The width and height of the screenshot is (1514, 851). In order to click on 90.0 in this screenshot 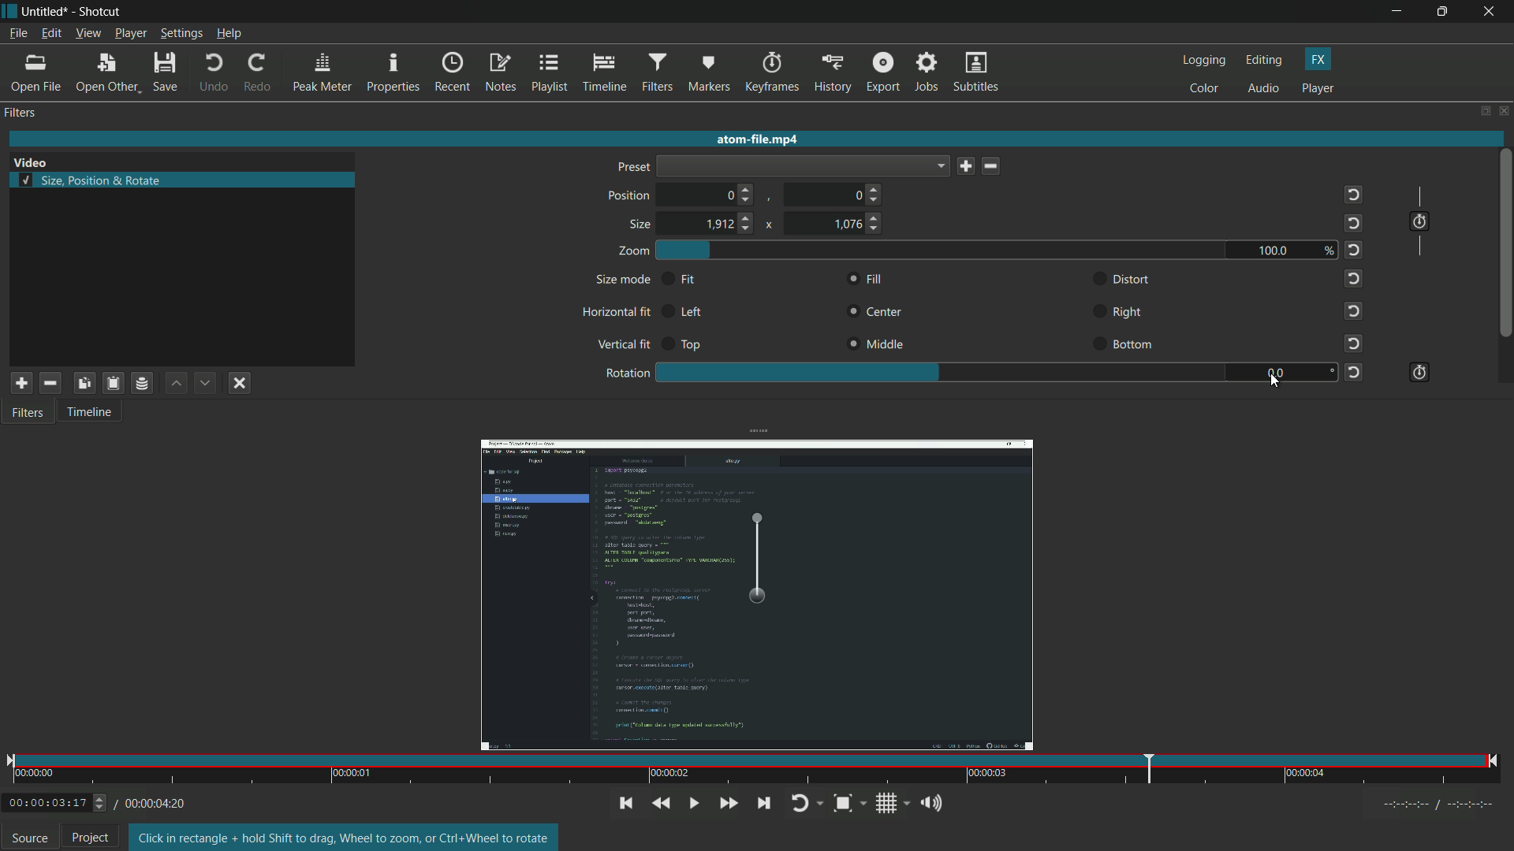, I will do `click(1275, 373)`.